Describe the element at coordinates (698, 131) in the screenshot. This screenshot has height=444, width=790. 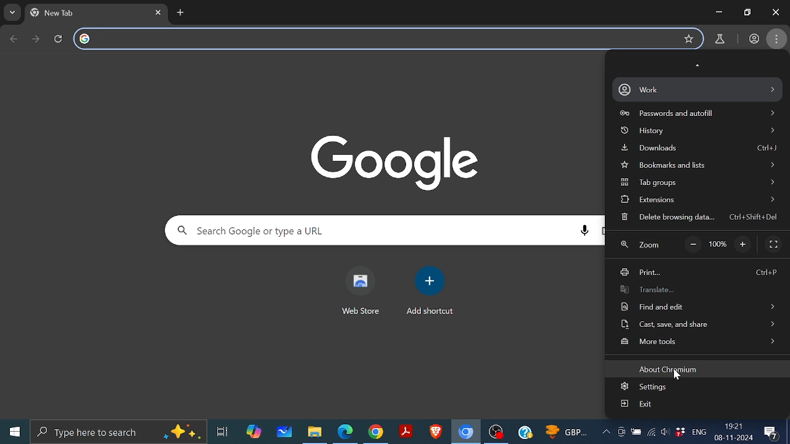
I see `history` at that location.